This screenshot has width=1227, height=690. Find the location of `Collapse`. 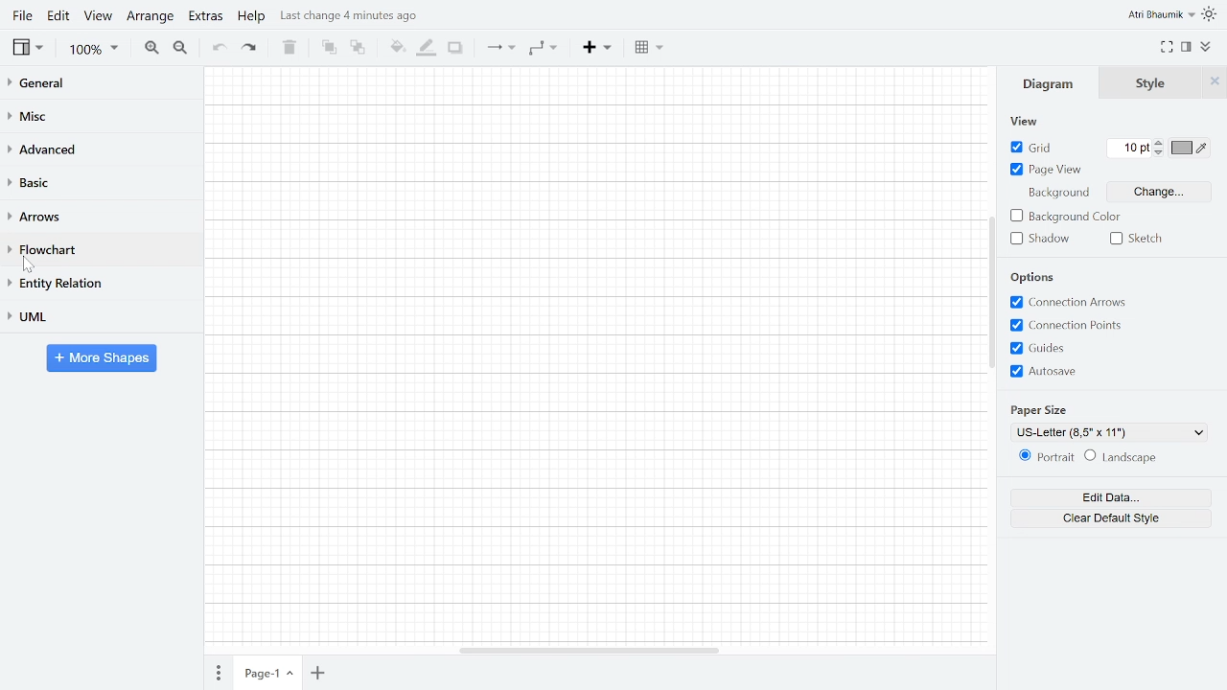

Collapse is located at coordinates (1207, 47).